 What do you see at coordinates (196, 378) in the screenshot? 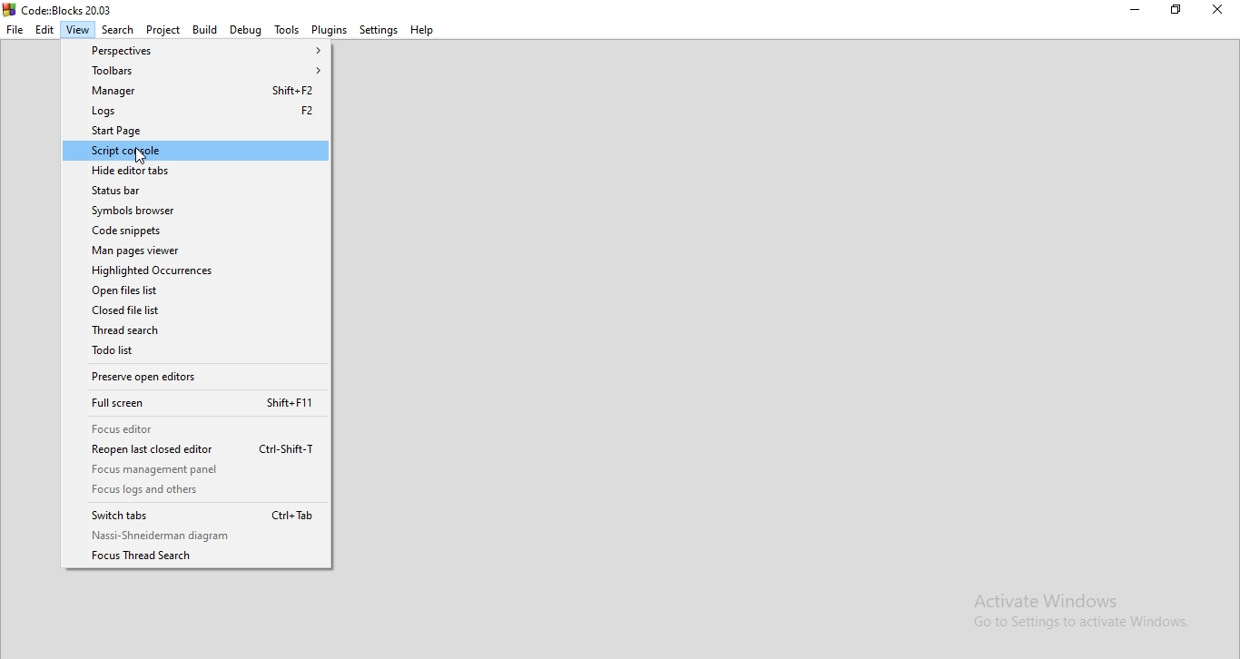
I see `Preserve open editors` at bounding box center [196, 378].